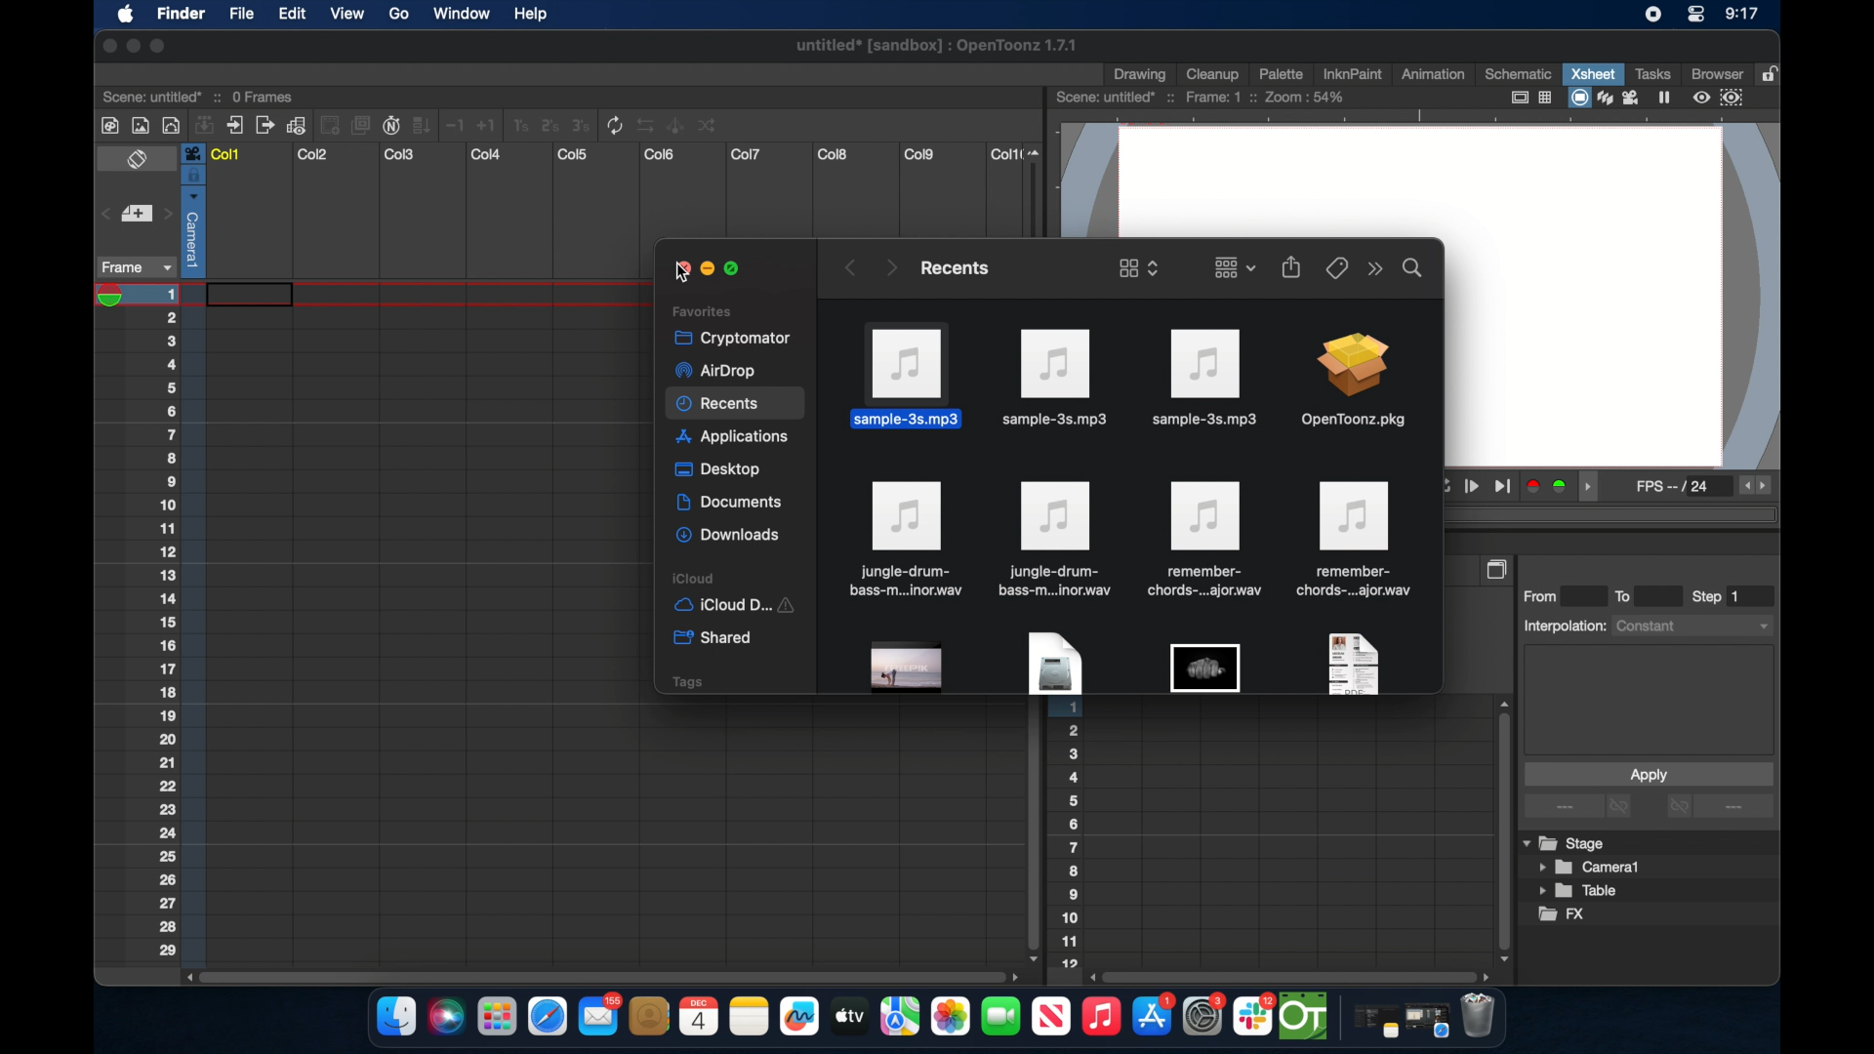  What do you see at coordinates (1478, 487) in the screenshot?
I see `playback controls` at bounding box center [1478, 487].